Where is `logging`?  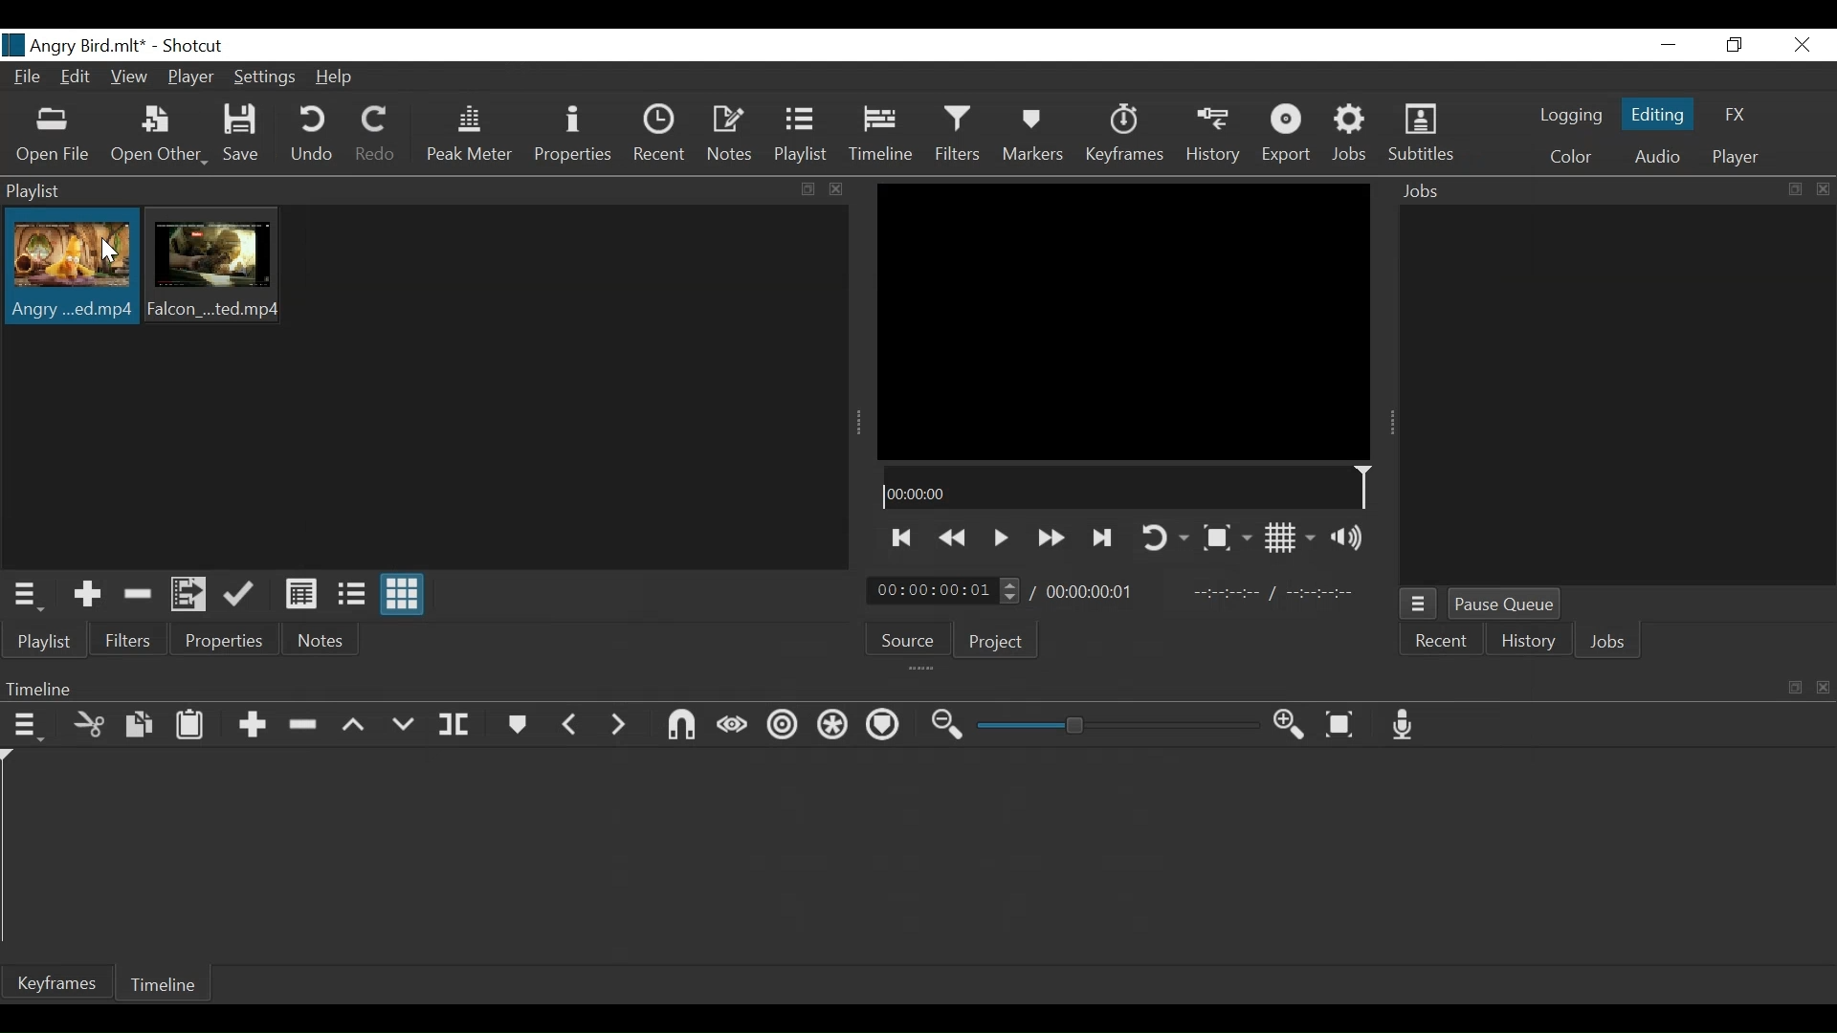
logging is located at coordinates (1572, 115).